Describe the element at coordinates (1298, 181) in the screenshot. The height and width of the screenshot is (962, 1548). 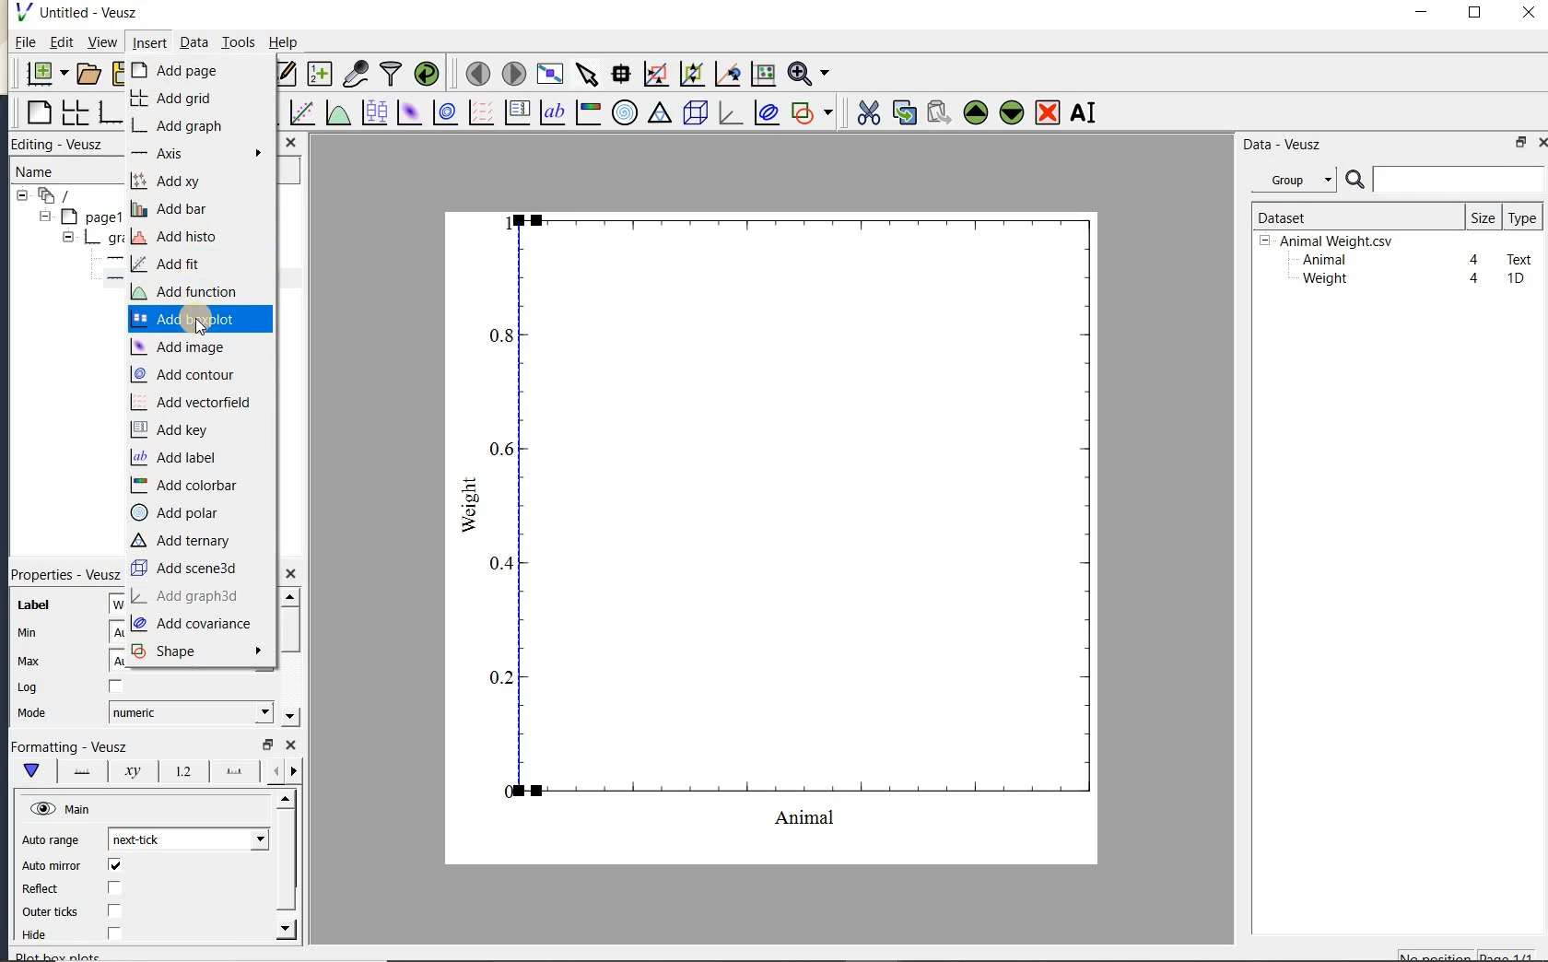
I see `Data - Veusz` at that location.